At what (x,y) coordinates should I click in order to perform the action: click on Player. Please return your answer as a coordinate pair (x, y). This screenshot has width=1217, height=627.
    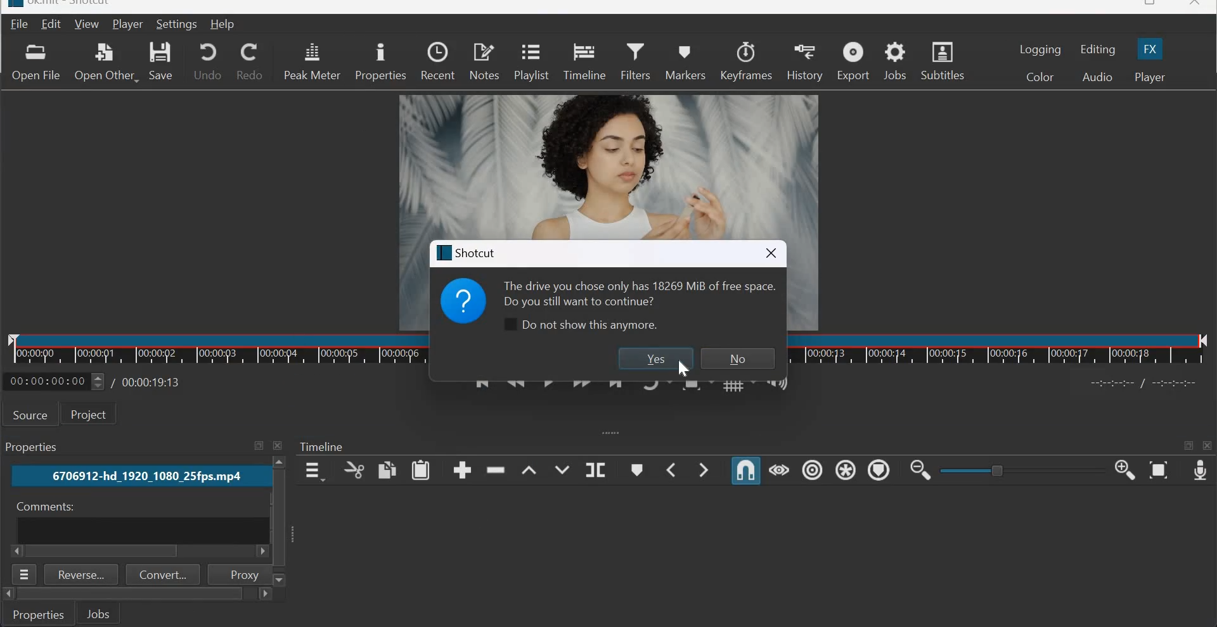
    Looking at the image, I should click on (1150, 77).